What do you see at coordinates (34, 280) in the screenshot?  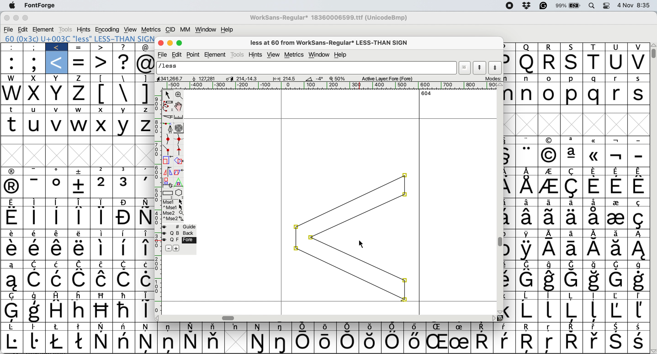 I see `Symbol` at bounding box center [34, 280].